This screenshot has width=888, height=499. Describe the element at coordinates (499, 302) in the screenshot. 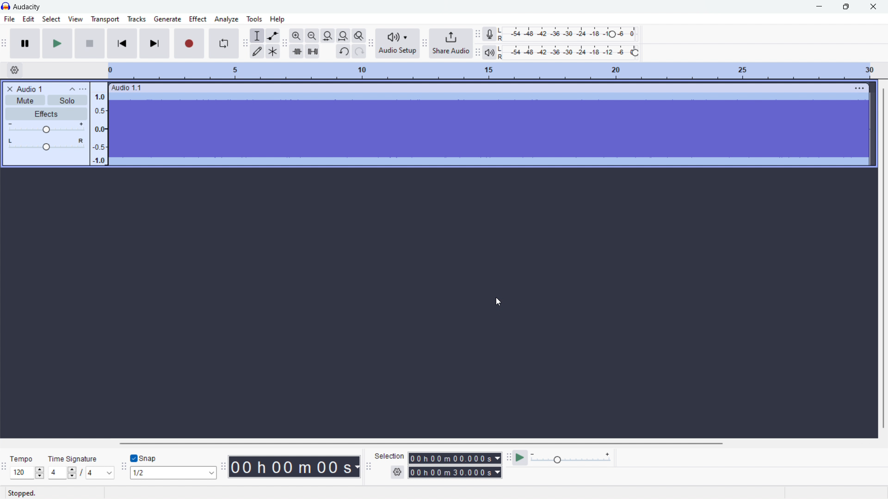

I see `cursor` at that location.